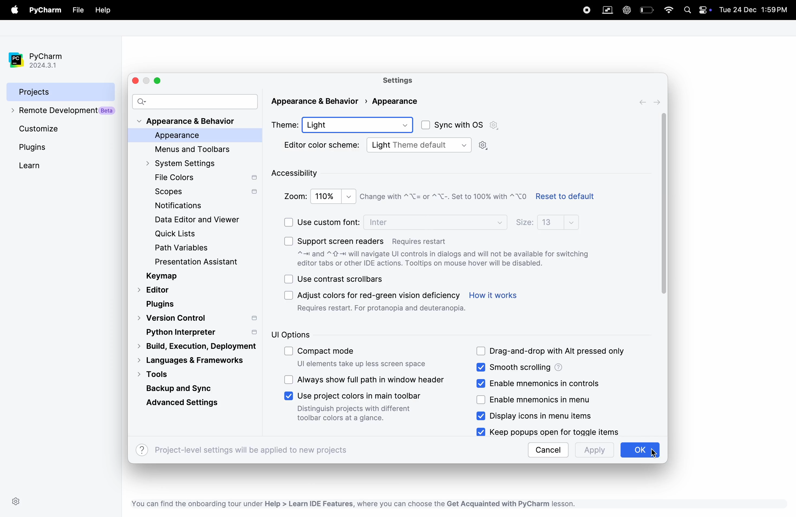 The height and width of the screenshot is (517, 796). I want to click on Plugins, so click(34, 149).